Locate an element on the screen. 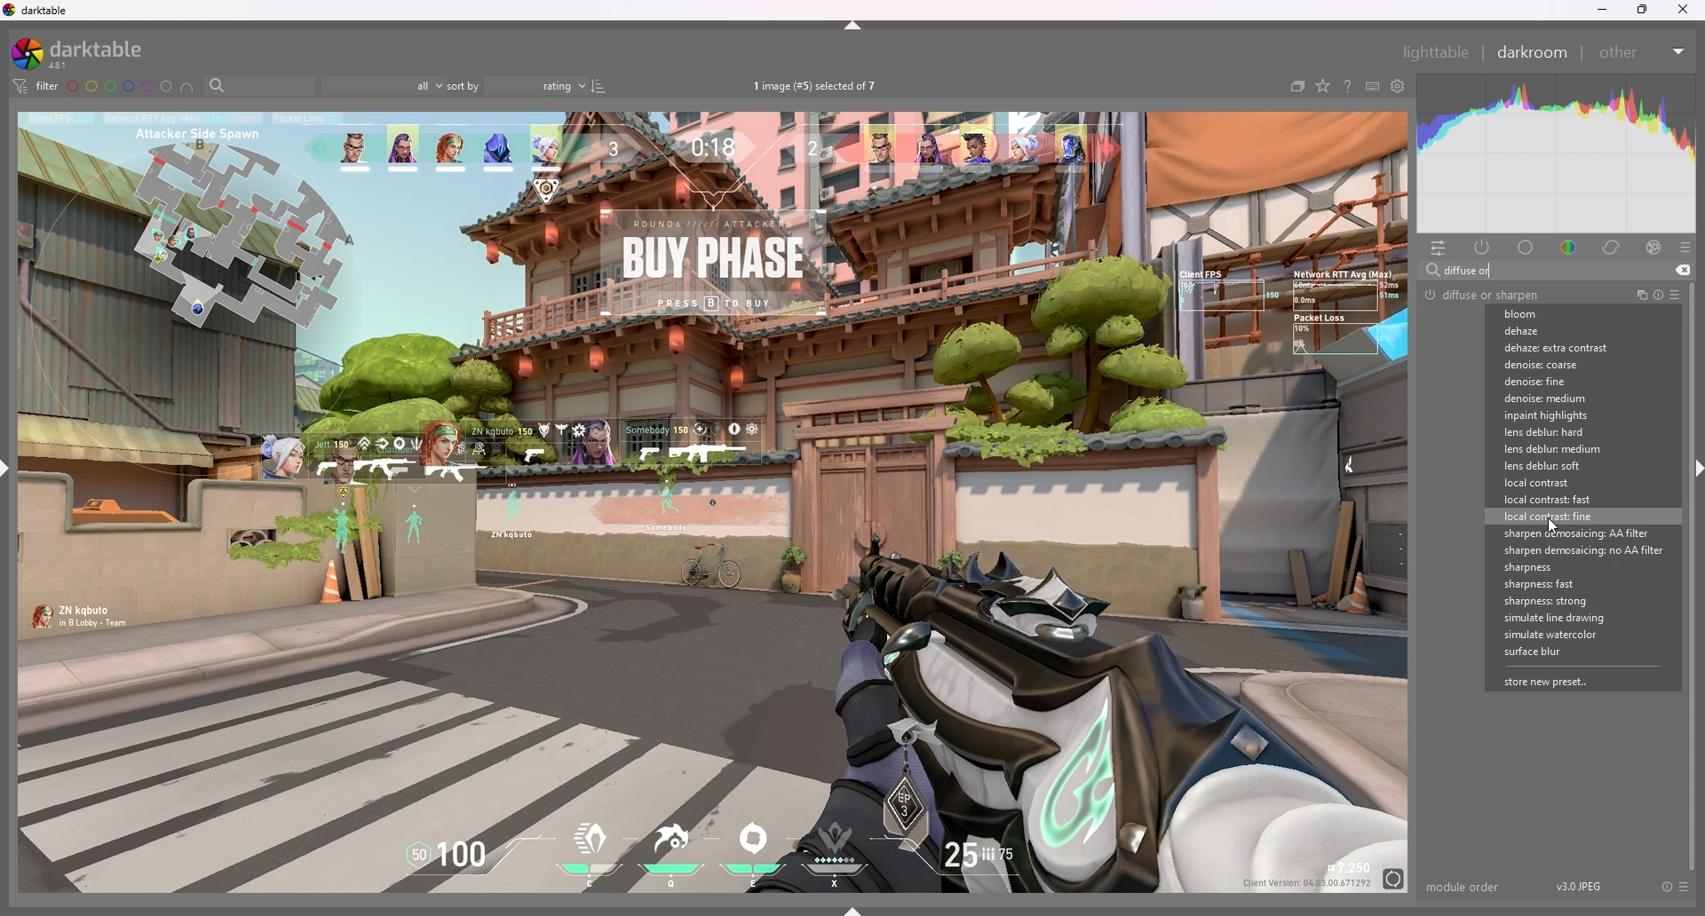  lens deblur medium is located at coordinates (1570, 449).